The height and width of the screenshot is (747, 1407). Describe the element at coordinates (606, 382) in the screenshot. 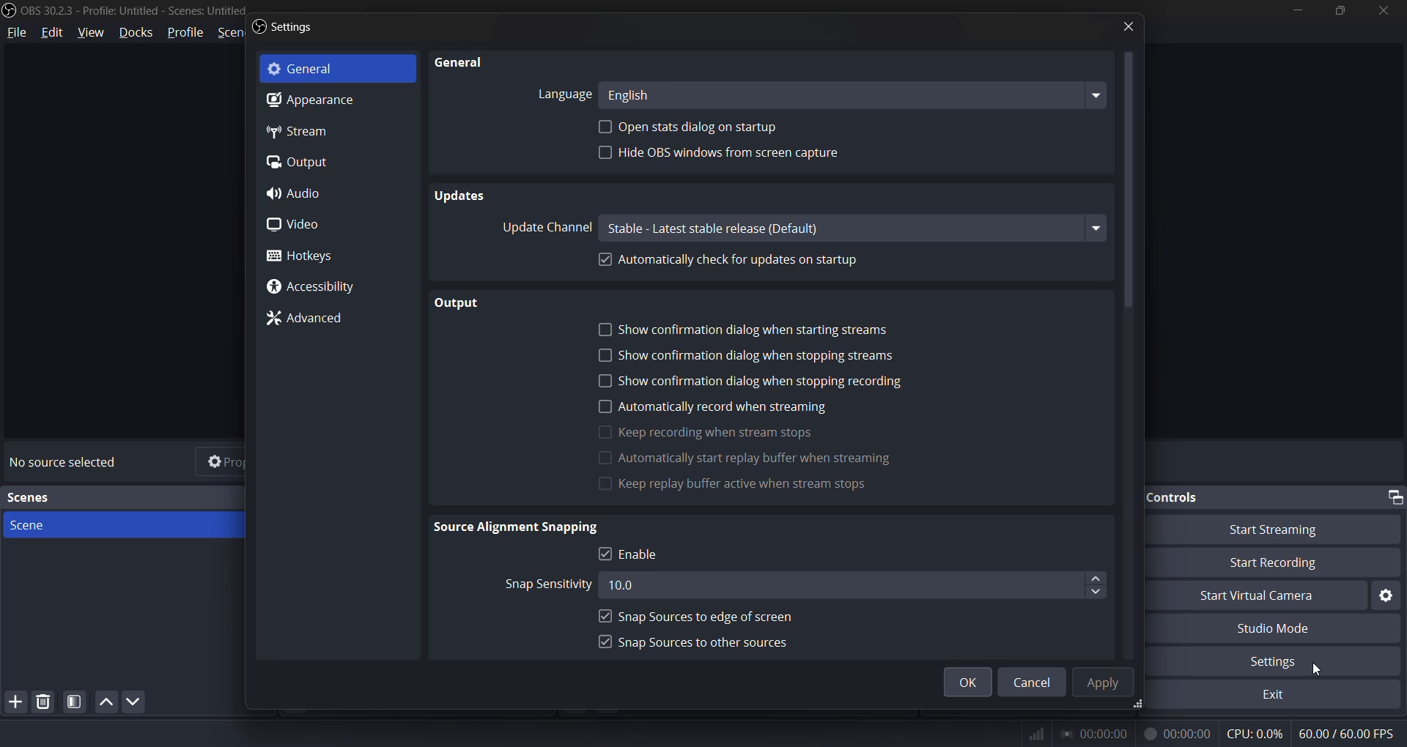

I see `checkbox` at that location.